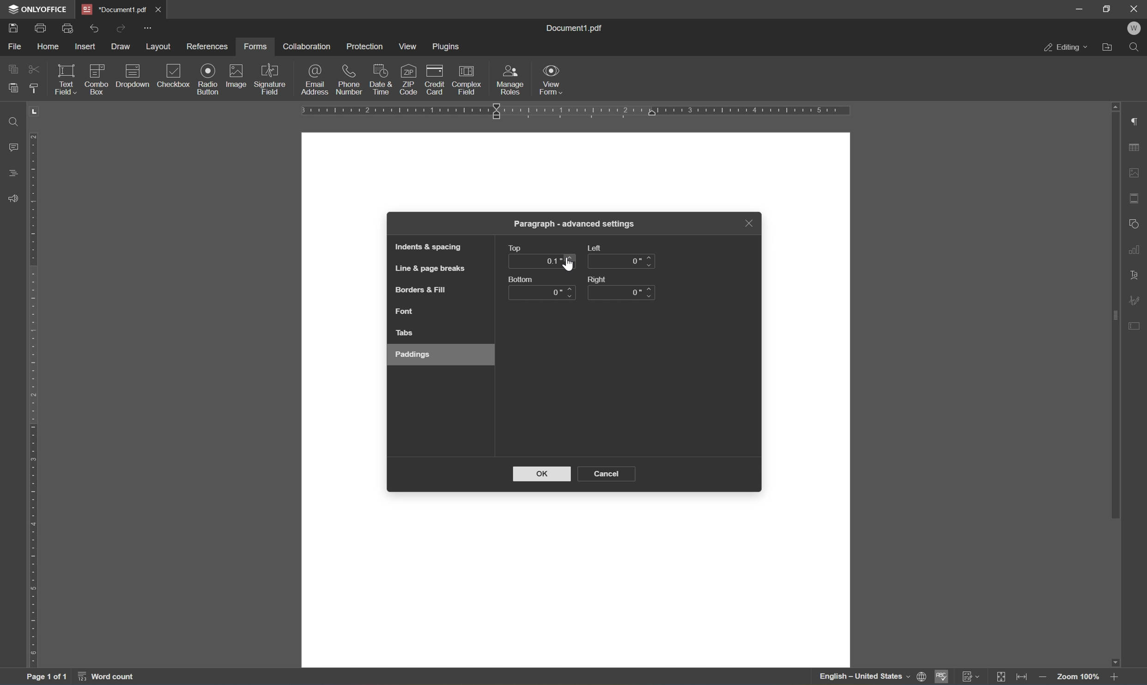 The width and height of the screenshot is (1147, 685). I want to click on signature field, so click(270, 80).